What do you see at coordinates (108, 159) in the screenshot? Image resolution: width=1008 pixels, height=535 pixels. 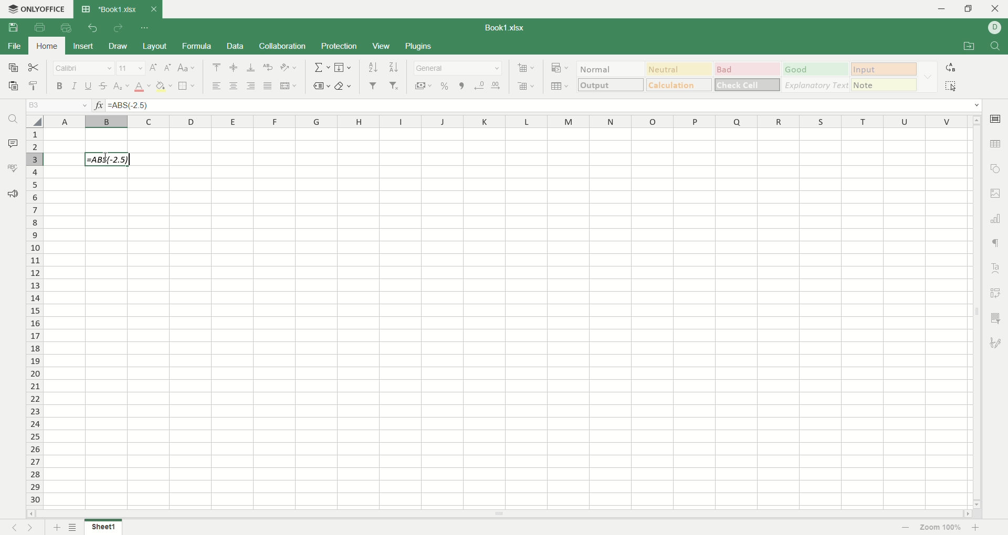 I see `formula input` at bounding box center [108, 159].